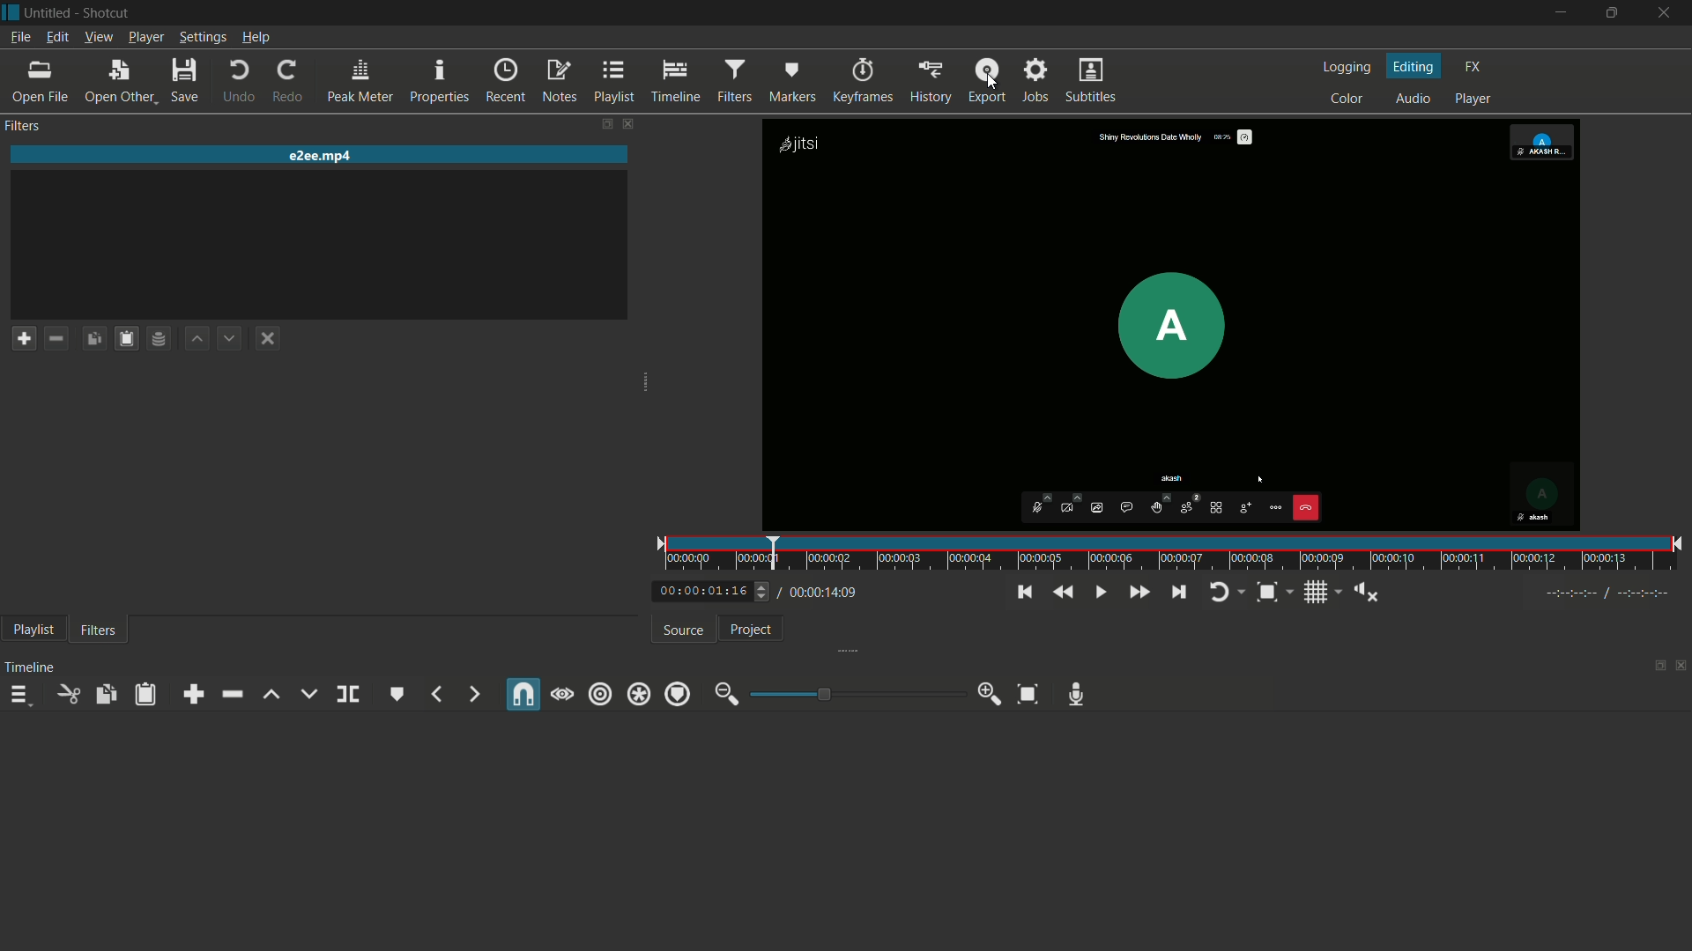  What do you see at coordinates (359, 83) in the screenshot?
I see `peak meter` at bounding box center [359, 83].